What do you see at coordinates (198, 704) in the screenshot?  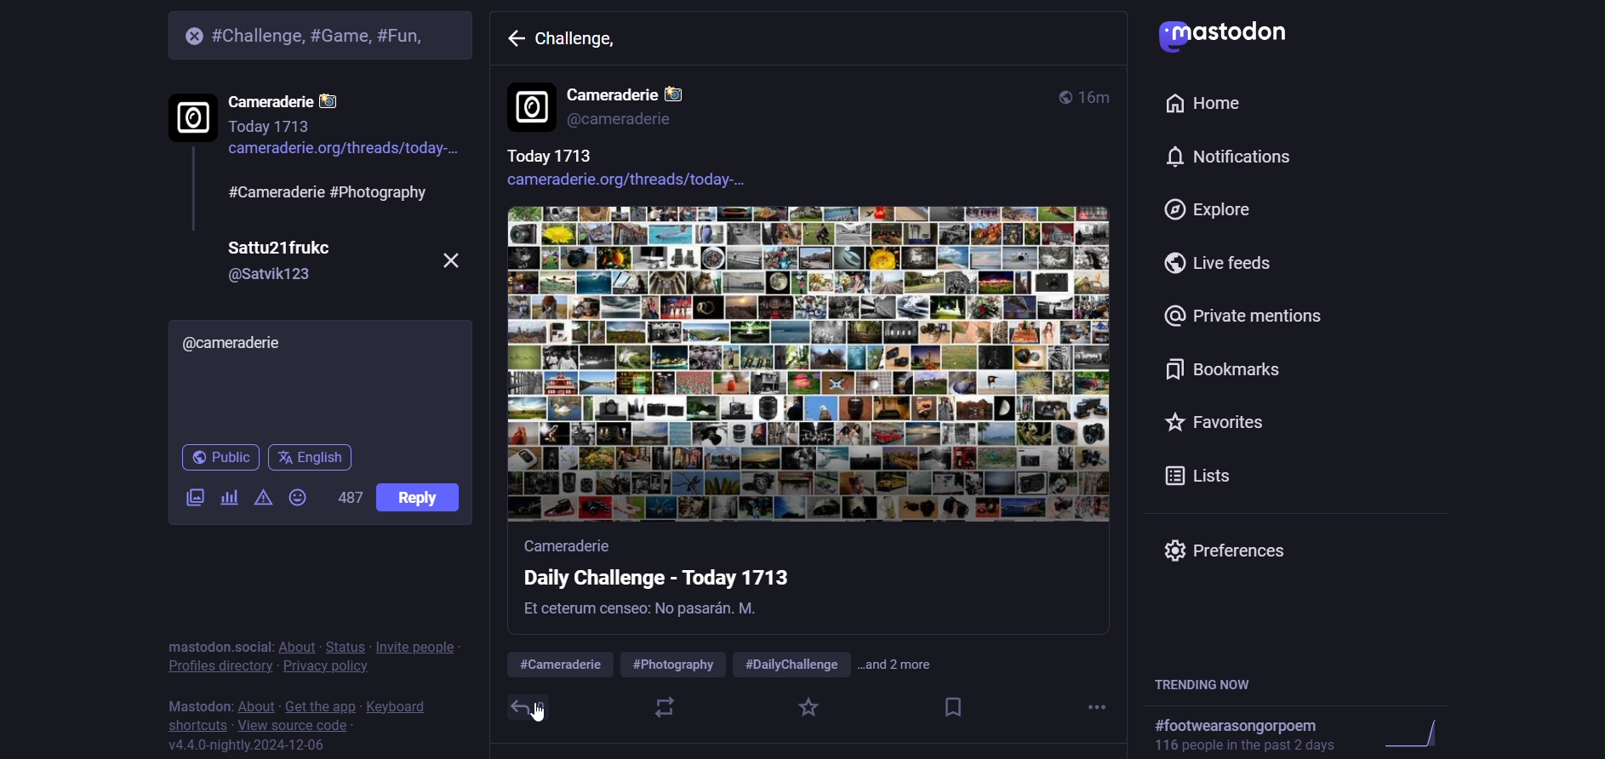 I see `mastodon` at bounding box center [198, 704].